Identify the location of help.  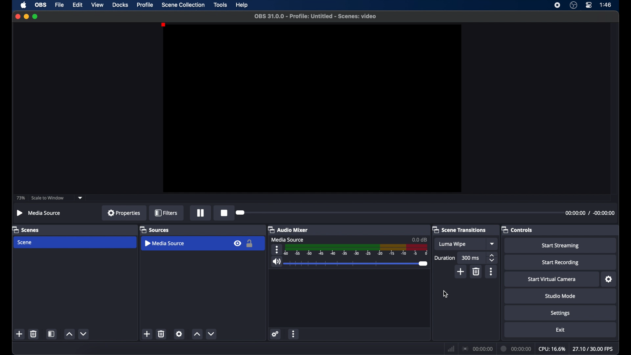
(243, 6).